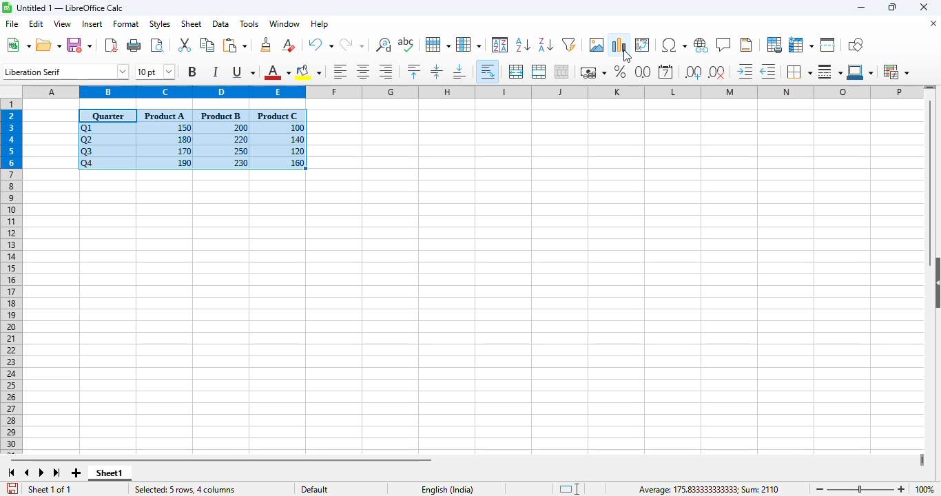  What do you see at coordinates (643, 45) in the screenshot?
I see `insert or edit pivot table` at bounding box center [643, 45].